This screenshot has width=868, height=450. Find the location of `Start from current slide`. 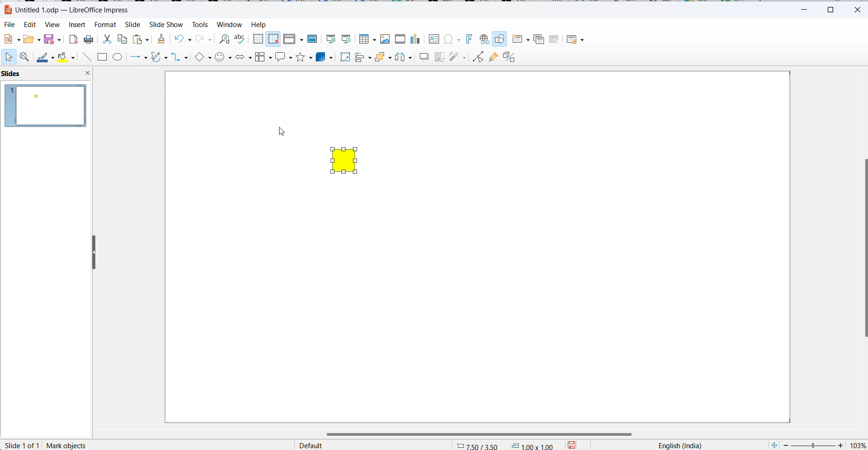

Start from current slide is located at coordinates (346, 39).